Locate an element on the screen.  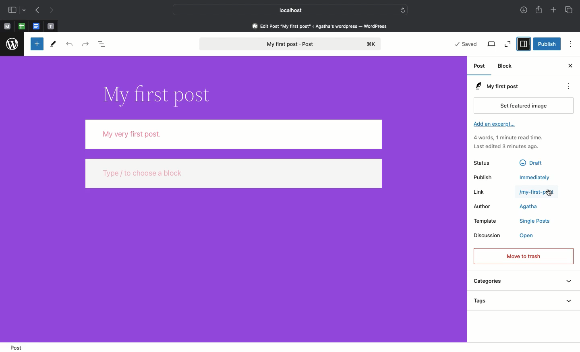
Toggle blocker is located at coordinates (37, 43).